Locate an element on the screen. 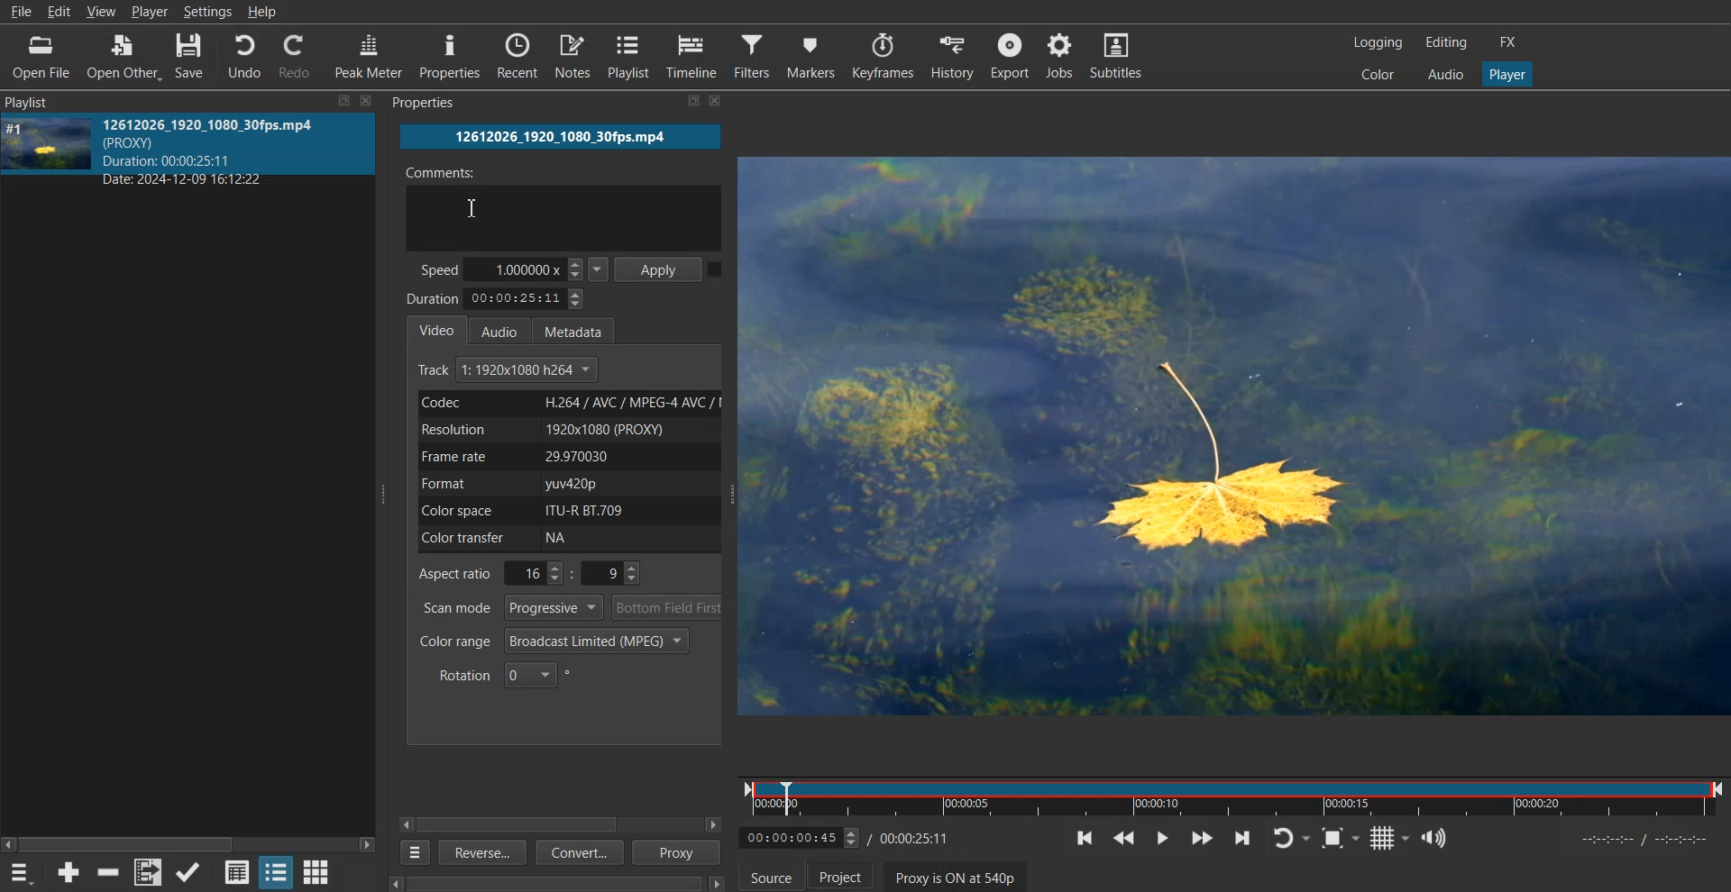 The width and height of the screenshot is (1731, 892). Bottom field First is located at coordinates (668, 607).